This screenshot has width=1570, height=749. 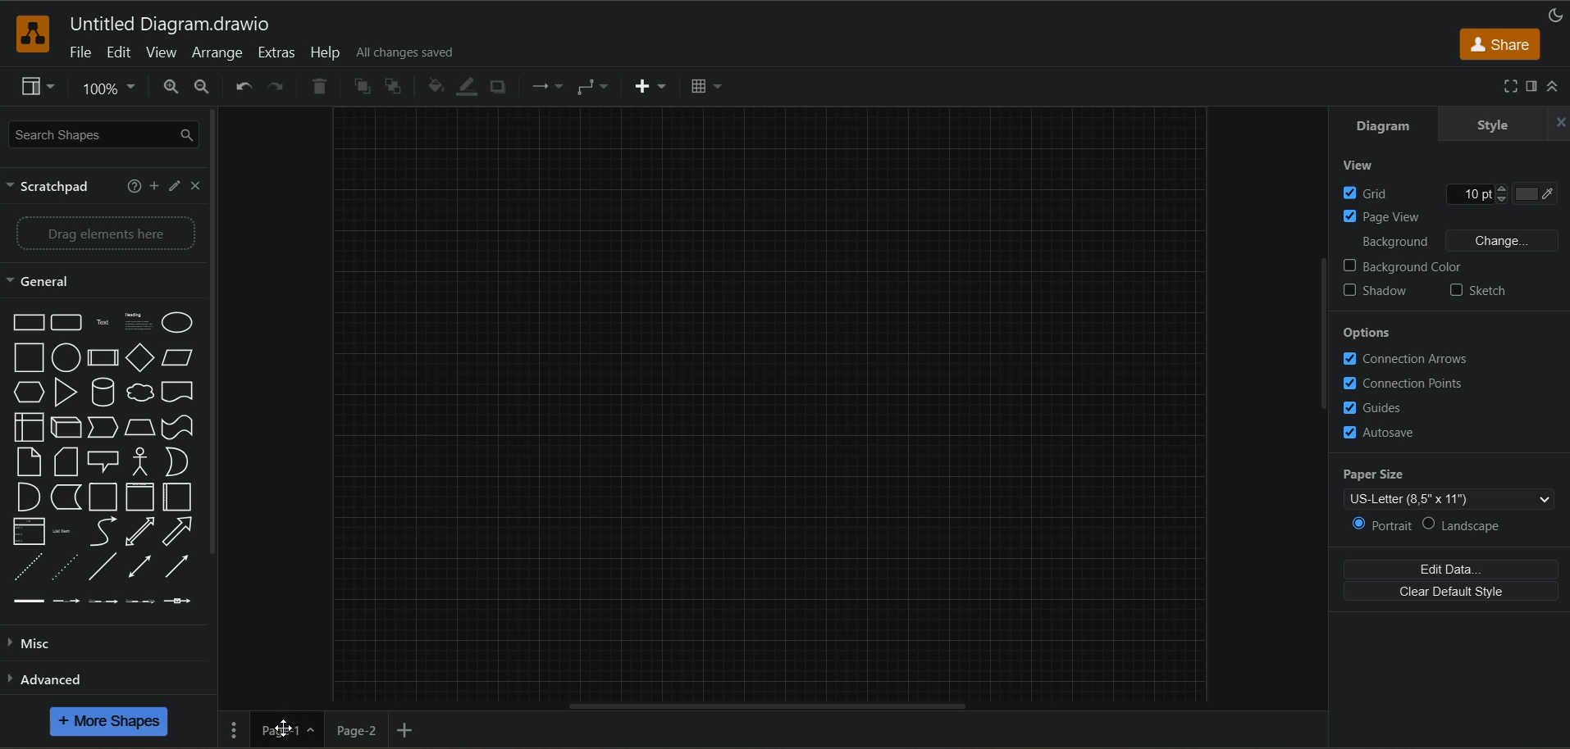 I want to click on vertical scroll bar, so click(x=1325, y=337).